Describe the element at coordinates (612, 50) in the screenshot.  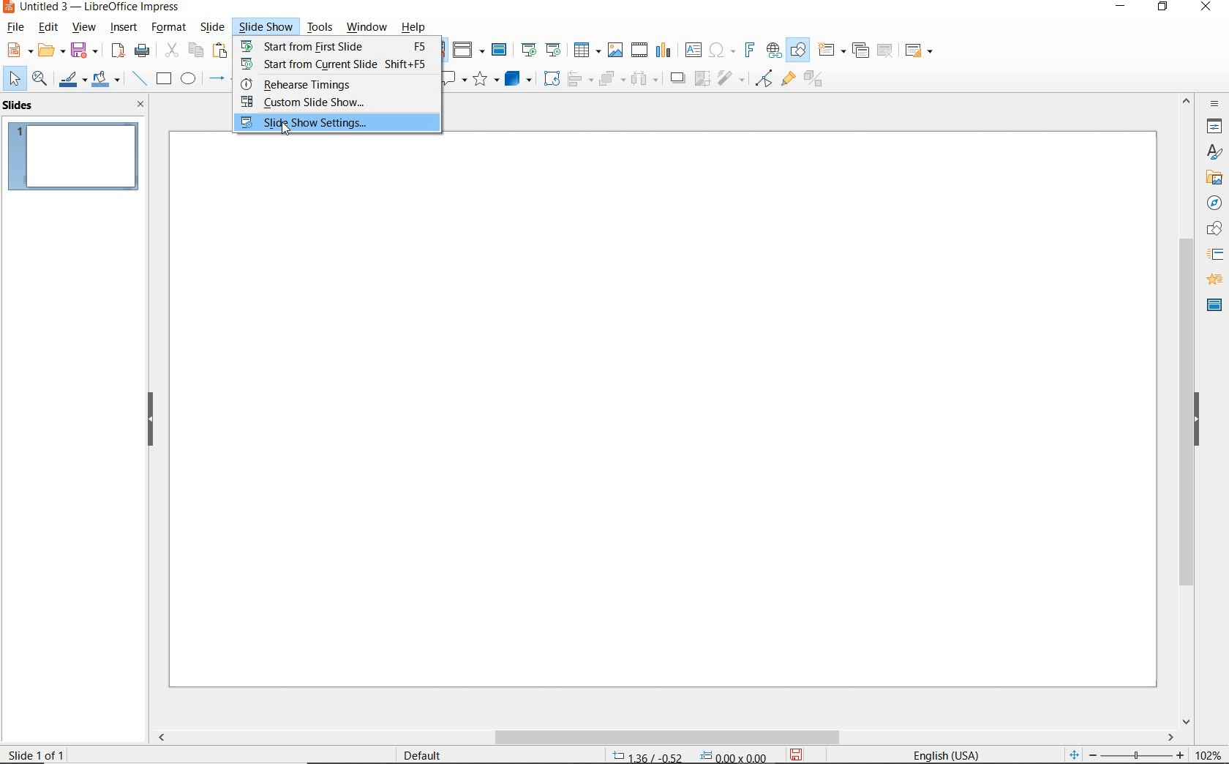
I see `INSERT IMAGE` at that location.